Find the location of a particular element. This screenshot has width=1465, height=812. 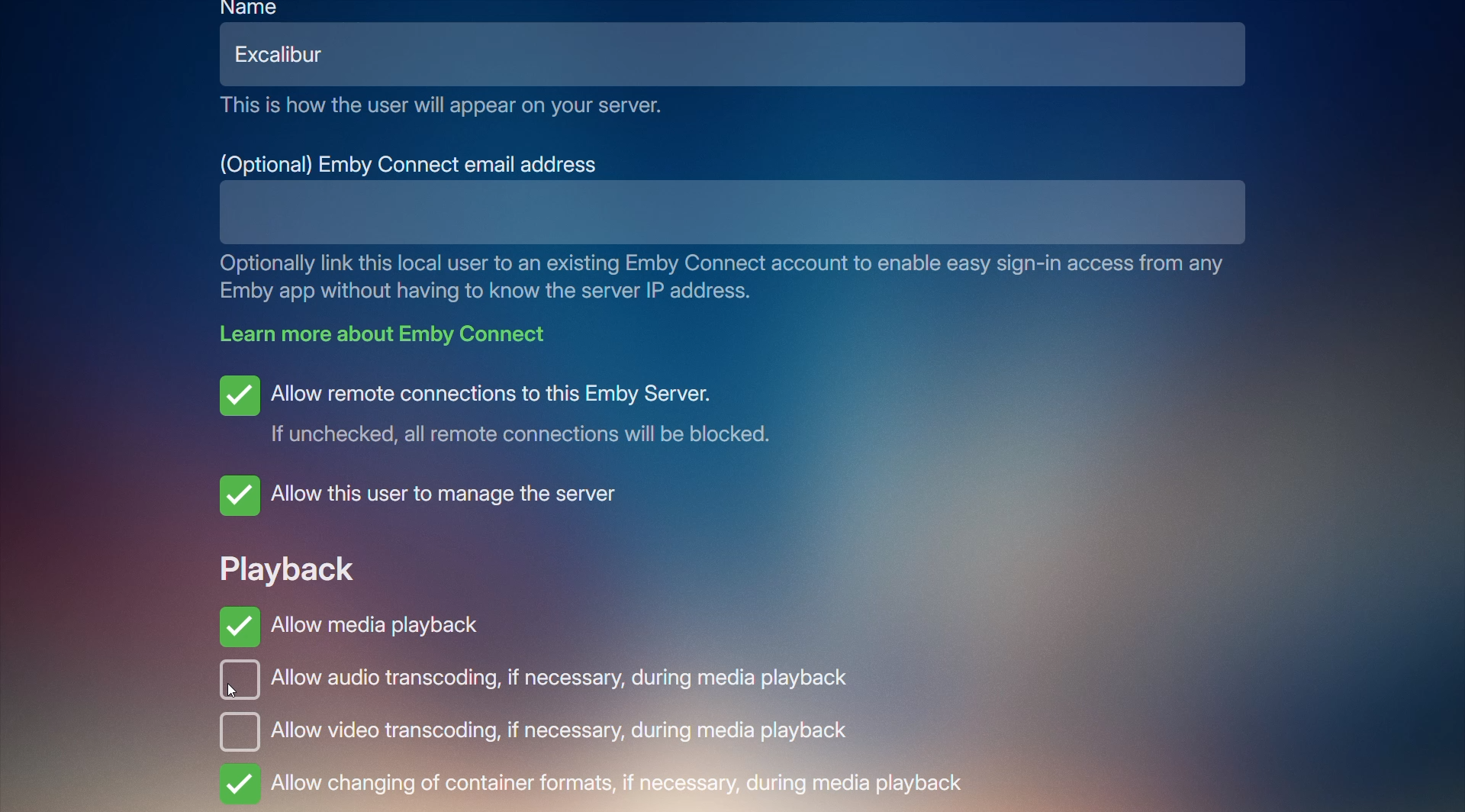

Allow remote connections to this Emby Server.If unchecked, all remote connections will be blocked. is located at coordinates (508, 409).